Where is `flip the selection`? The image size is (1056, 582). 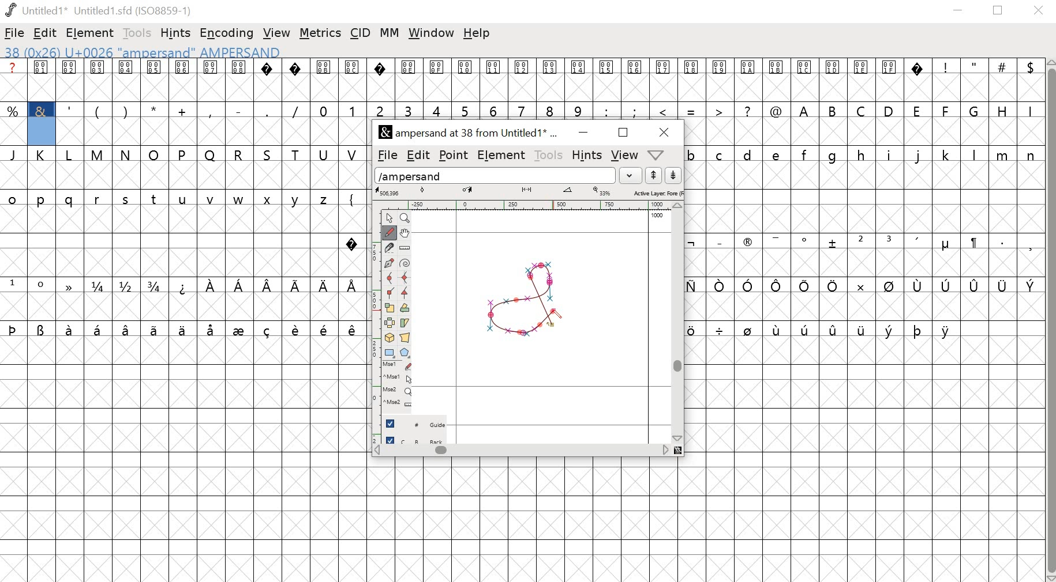 flip the selection is located at coordinates (391, 323).